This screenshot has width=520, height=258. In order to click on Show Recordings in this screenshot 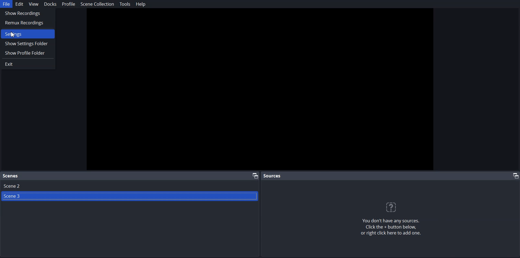, I will do `click(28, 13)`.